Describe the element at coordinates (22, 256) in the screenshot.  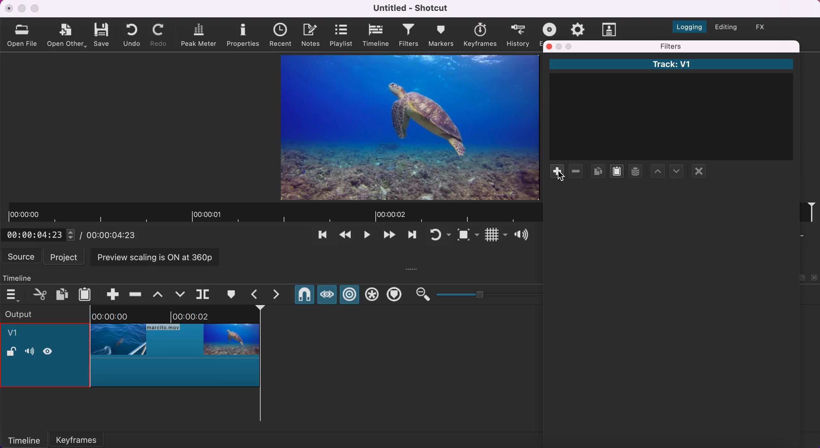
I see `source` at that location.